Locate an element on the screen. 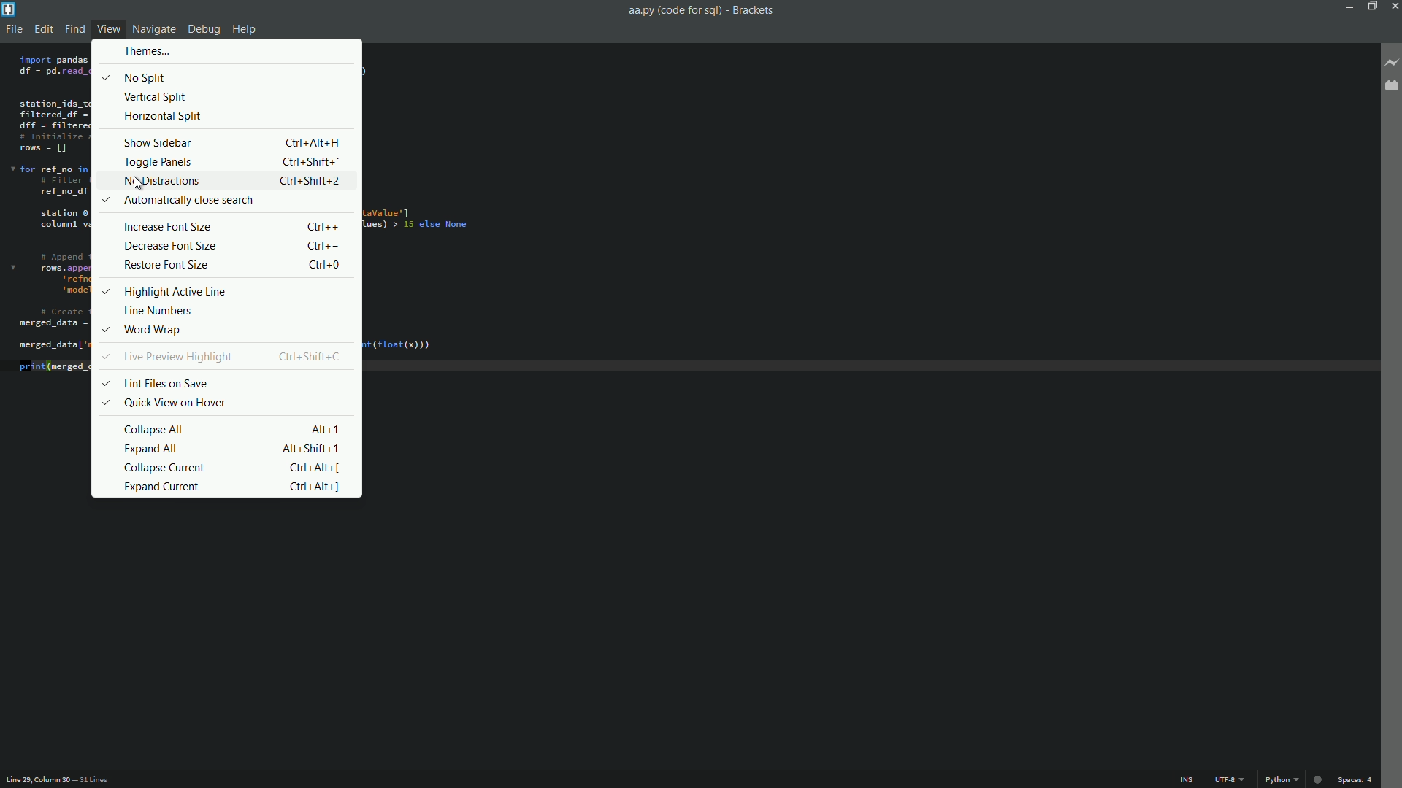 The height and width of the screenshot is (788, 1402). toggle panels ctrl + shift + 1 is located at coordinates (234, 161).